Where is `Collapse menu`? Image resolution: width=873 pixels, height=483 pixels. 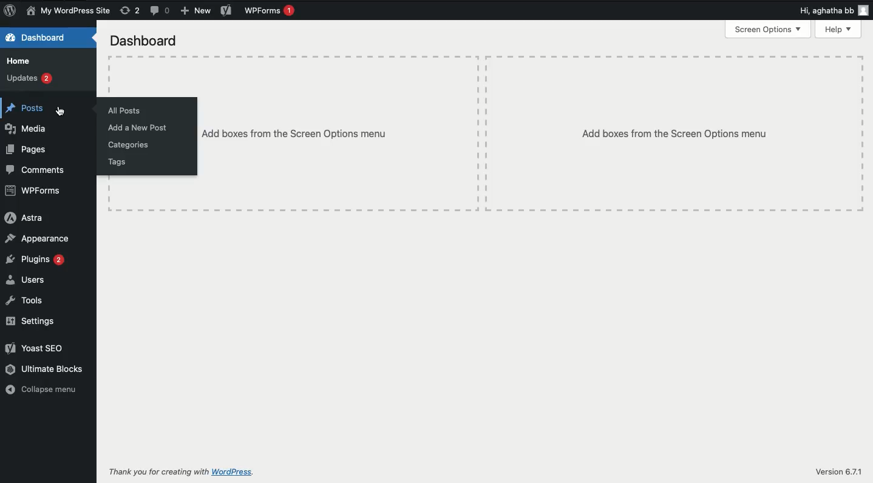
Collapse menu is located at coordinates (41, 389).